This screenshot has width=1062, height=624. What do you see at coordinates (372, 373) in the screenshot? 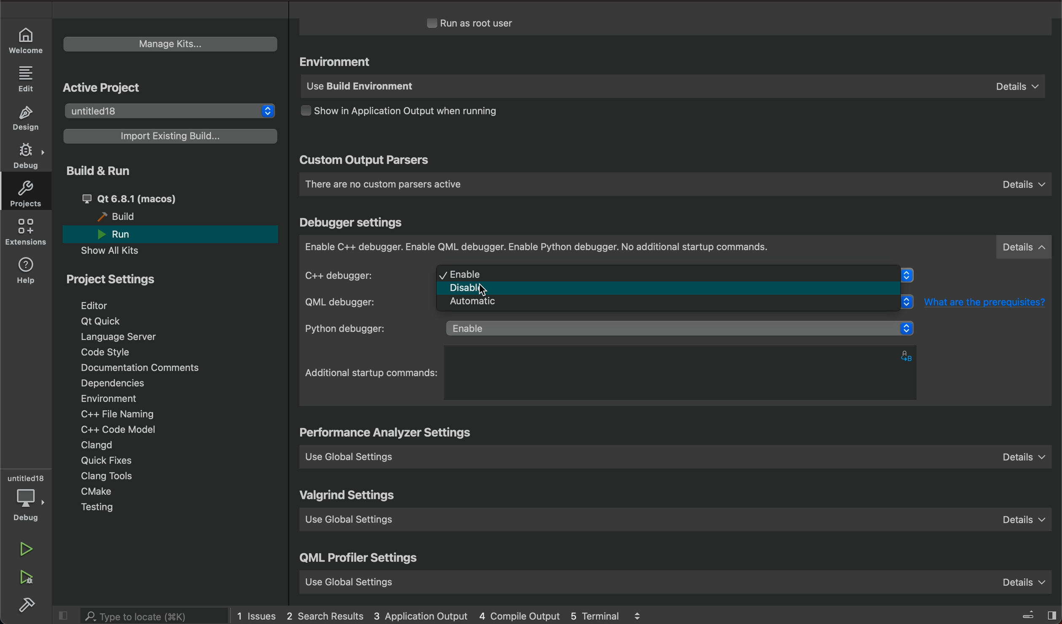
I see `startup ` at bounding box center [372, 373].